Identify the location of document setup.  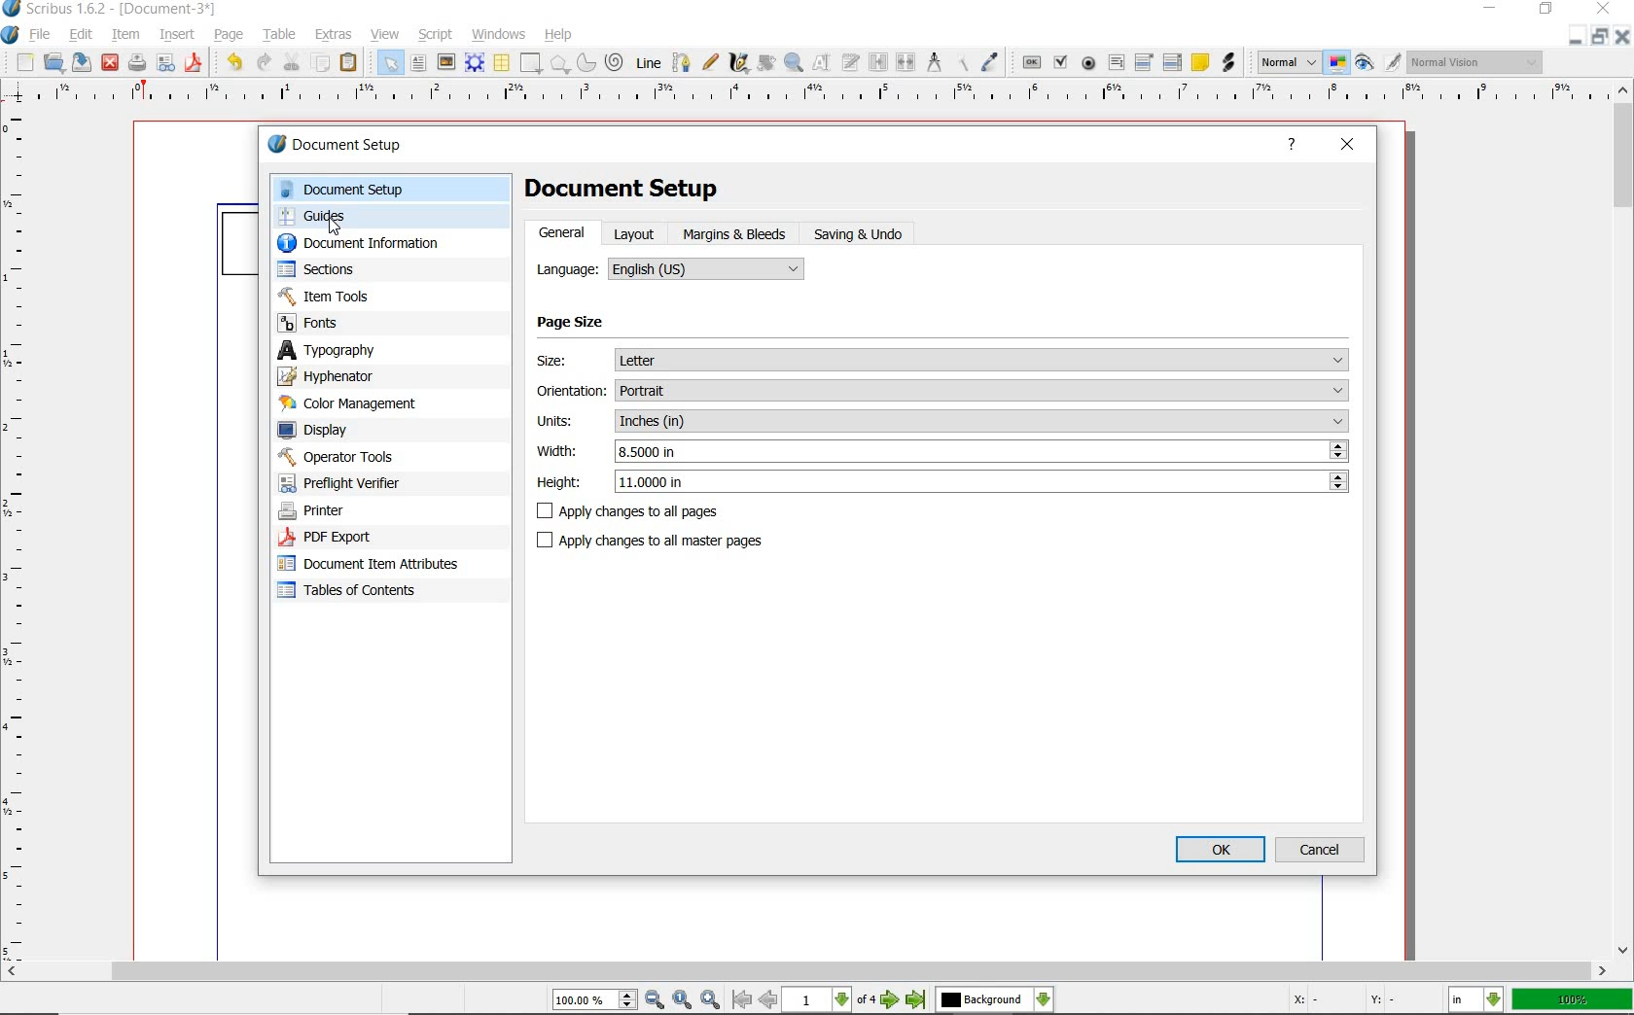
(357, 147).